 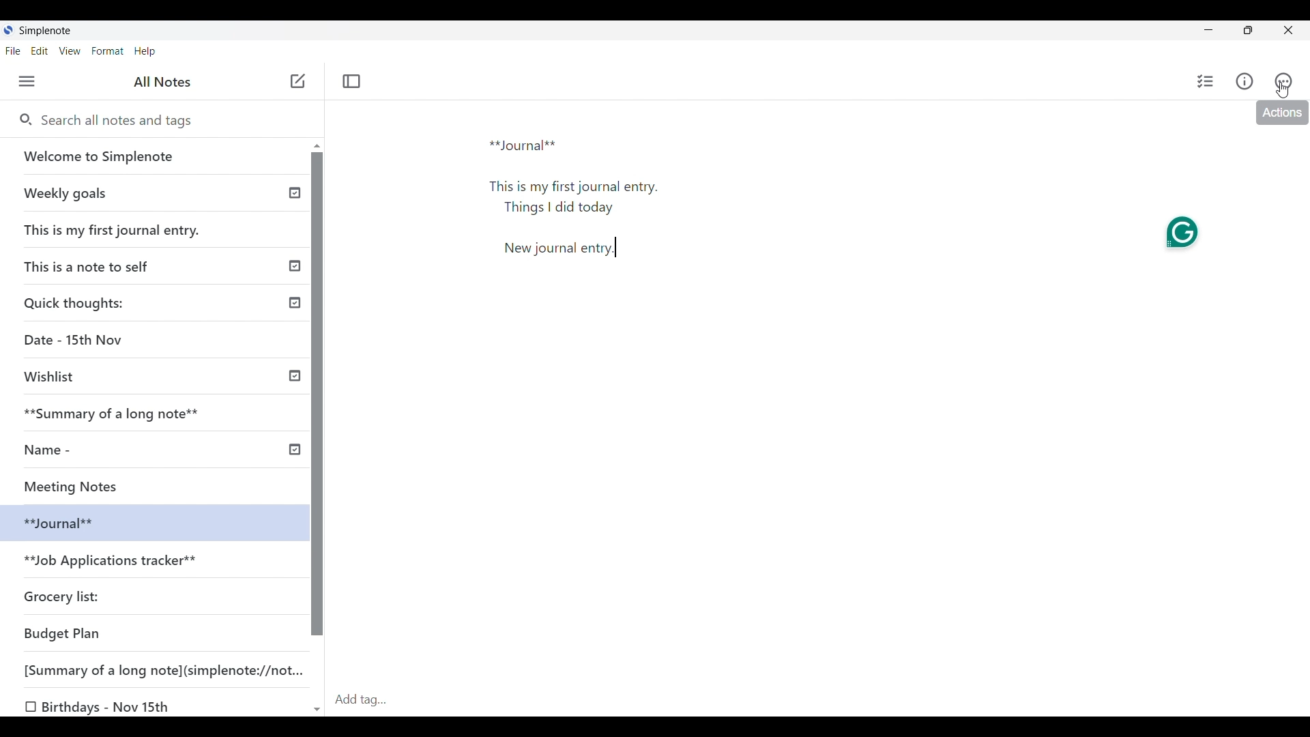 What do you see at coordinates (1244, 81) in the screenshot?
I see `Info` at bounding box center [1244, 81].